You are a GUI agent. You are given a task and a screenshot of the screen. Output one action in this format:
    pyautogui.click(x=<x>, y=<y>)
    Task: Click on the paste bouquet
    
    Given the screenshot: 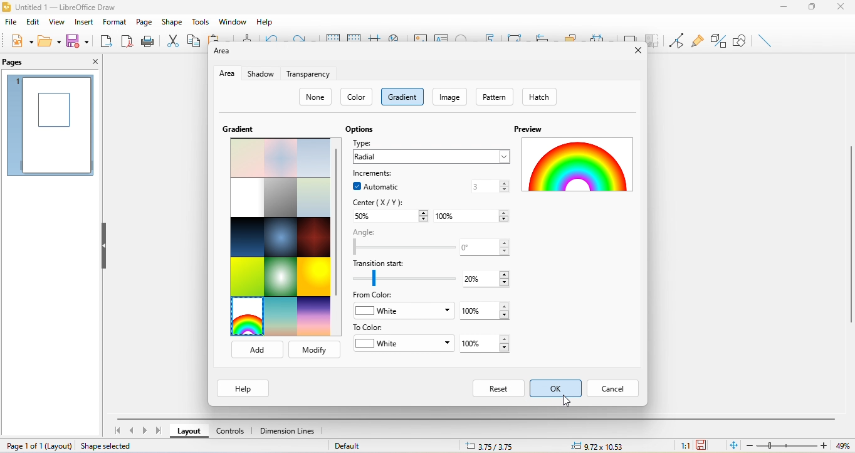 What is the action you would take?
    pyautogui.click(x=244, y=158)
    